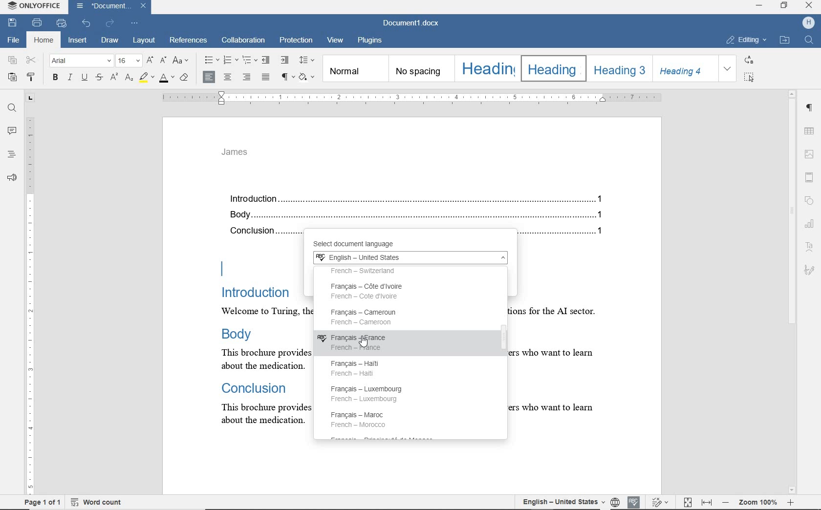 The height and width of the screenshot is (510, 821). Describe the element at coordinates (249, 60) in the screenshot. I see `multilevel list` at that location.